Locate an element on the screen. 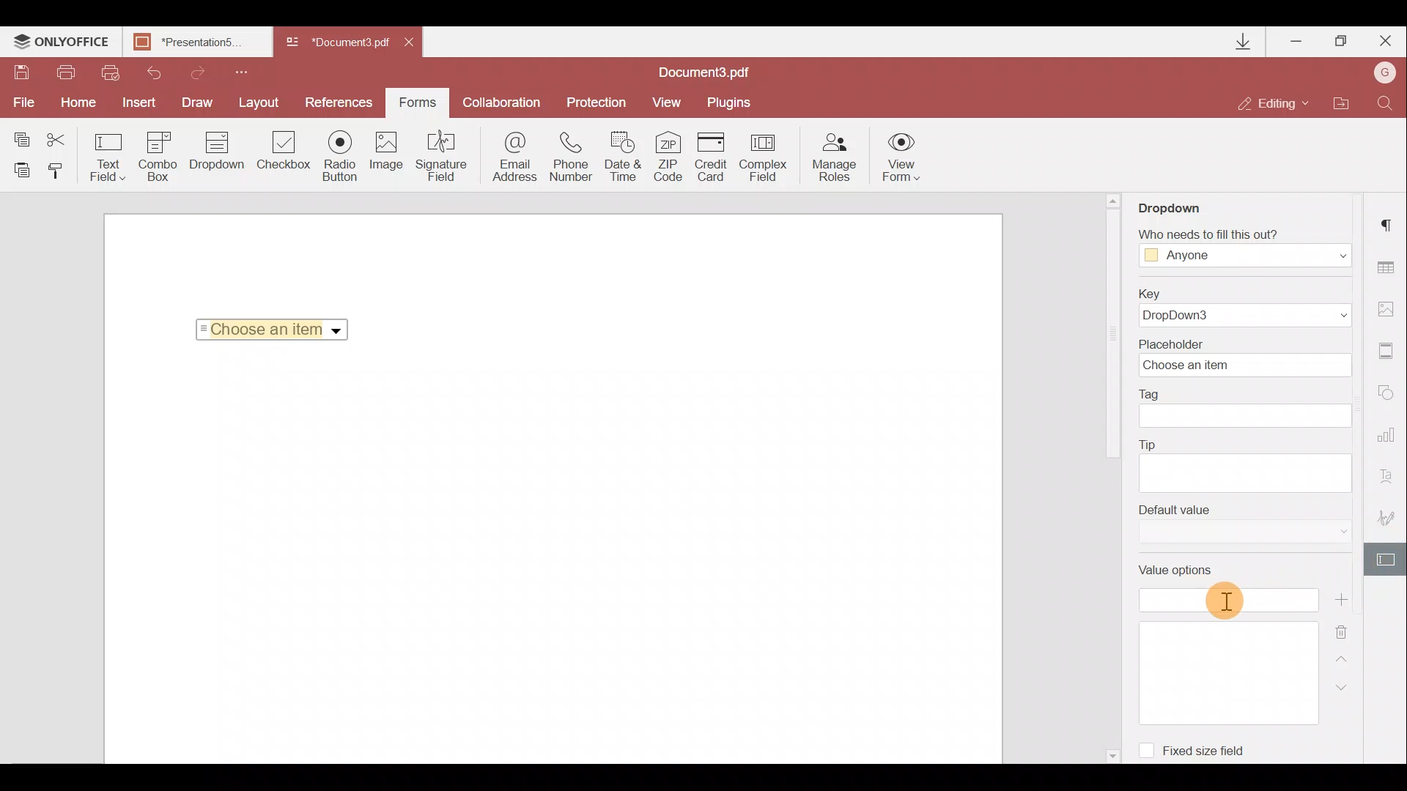  Save is located at coordinates (21, 73).